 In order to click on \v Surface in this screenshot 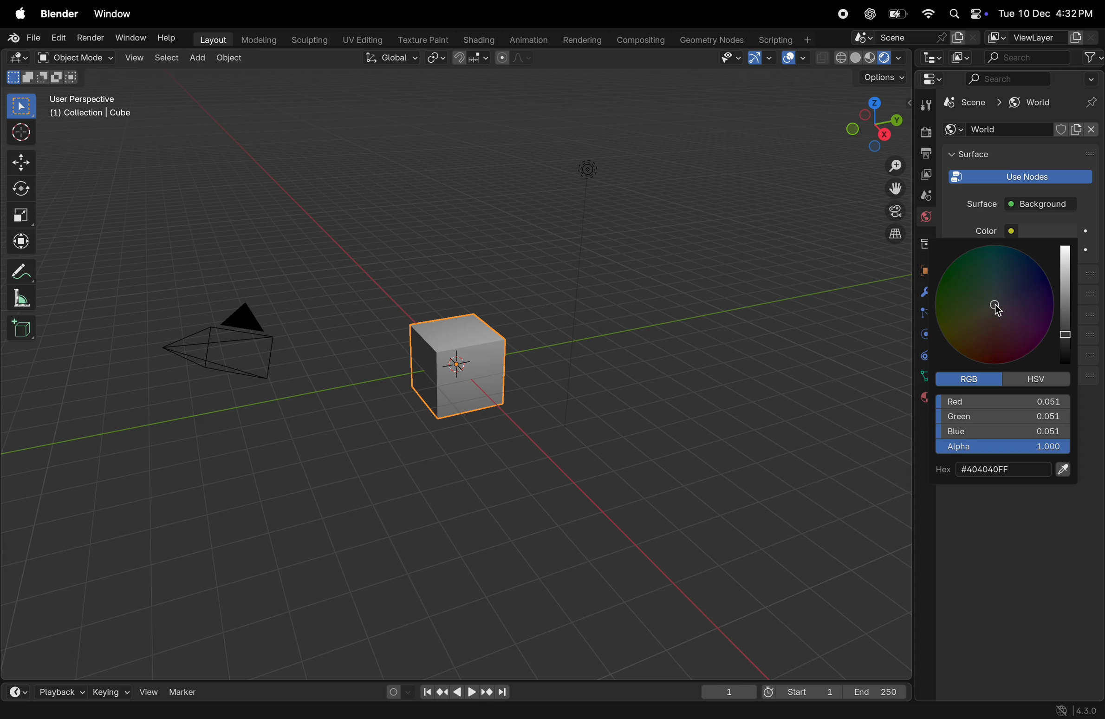, I will do `click(1011, 156)`.